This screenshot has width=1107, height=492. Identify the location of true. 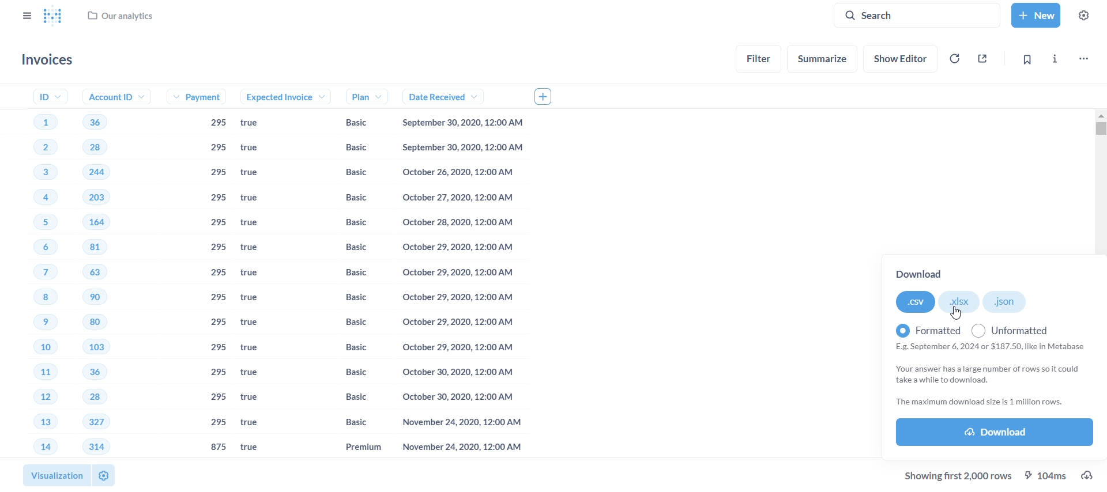
(252, 448).